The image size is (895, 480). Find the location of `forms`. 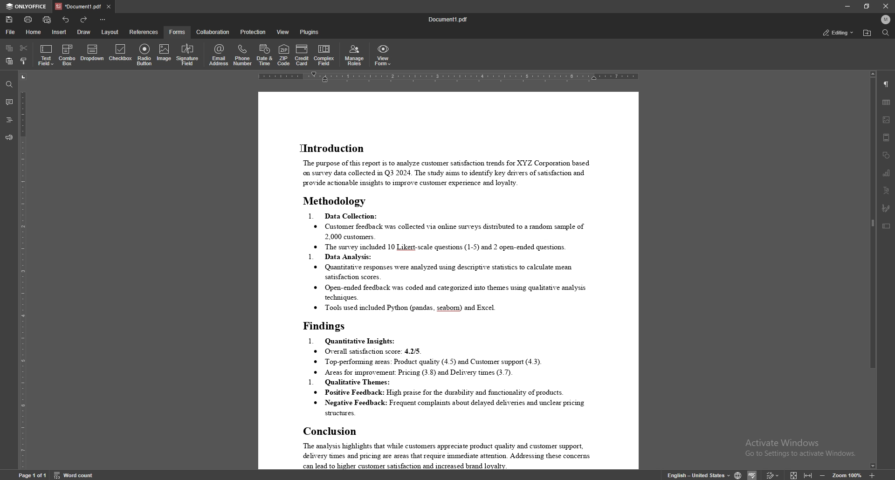

forms is located at coordinates (177, 32).